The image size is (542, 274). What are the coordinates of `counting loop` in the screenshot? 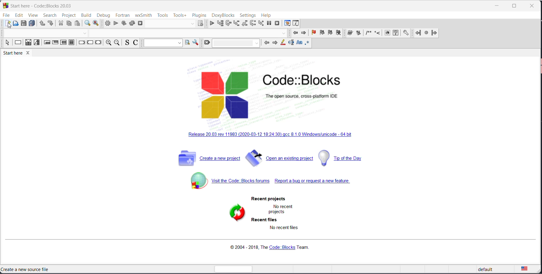 It's located at (64, 43).